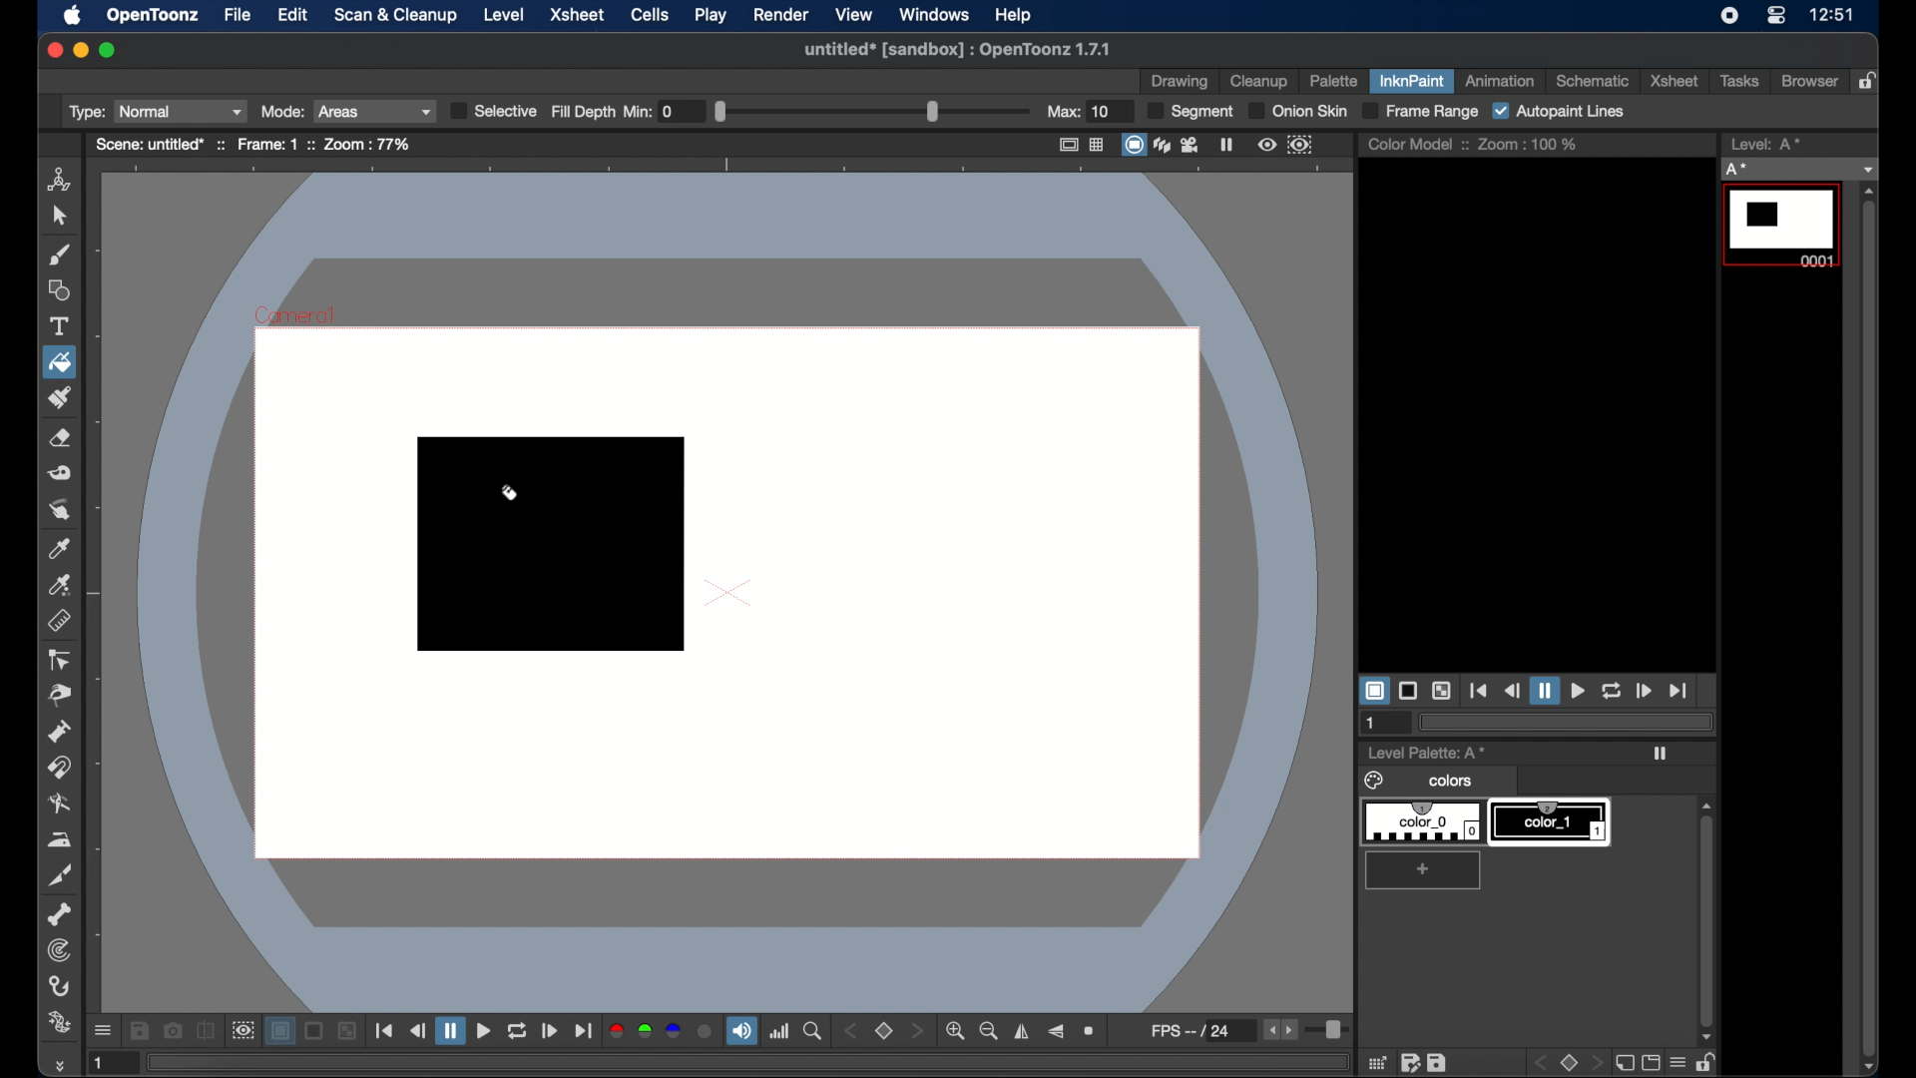  I want to click on locator, so click(812, 1031).